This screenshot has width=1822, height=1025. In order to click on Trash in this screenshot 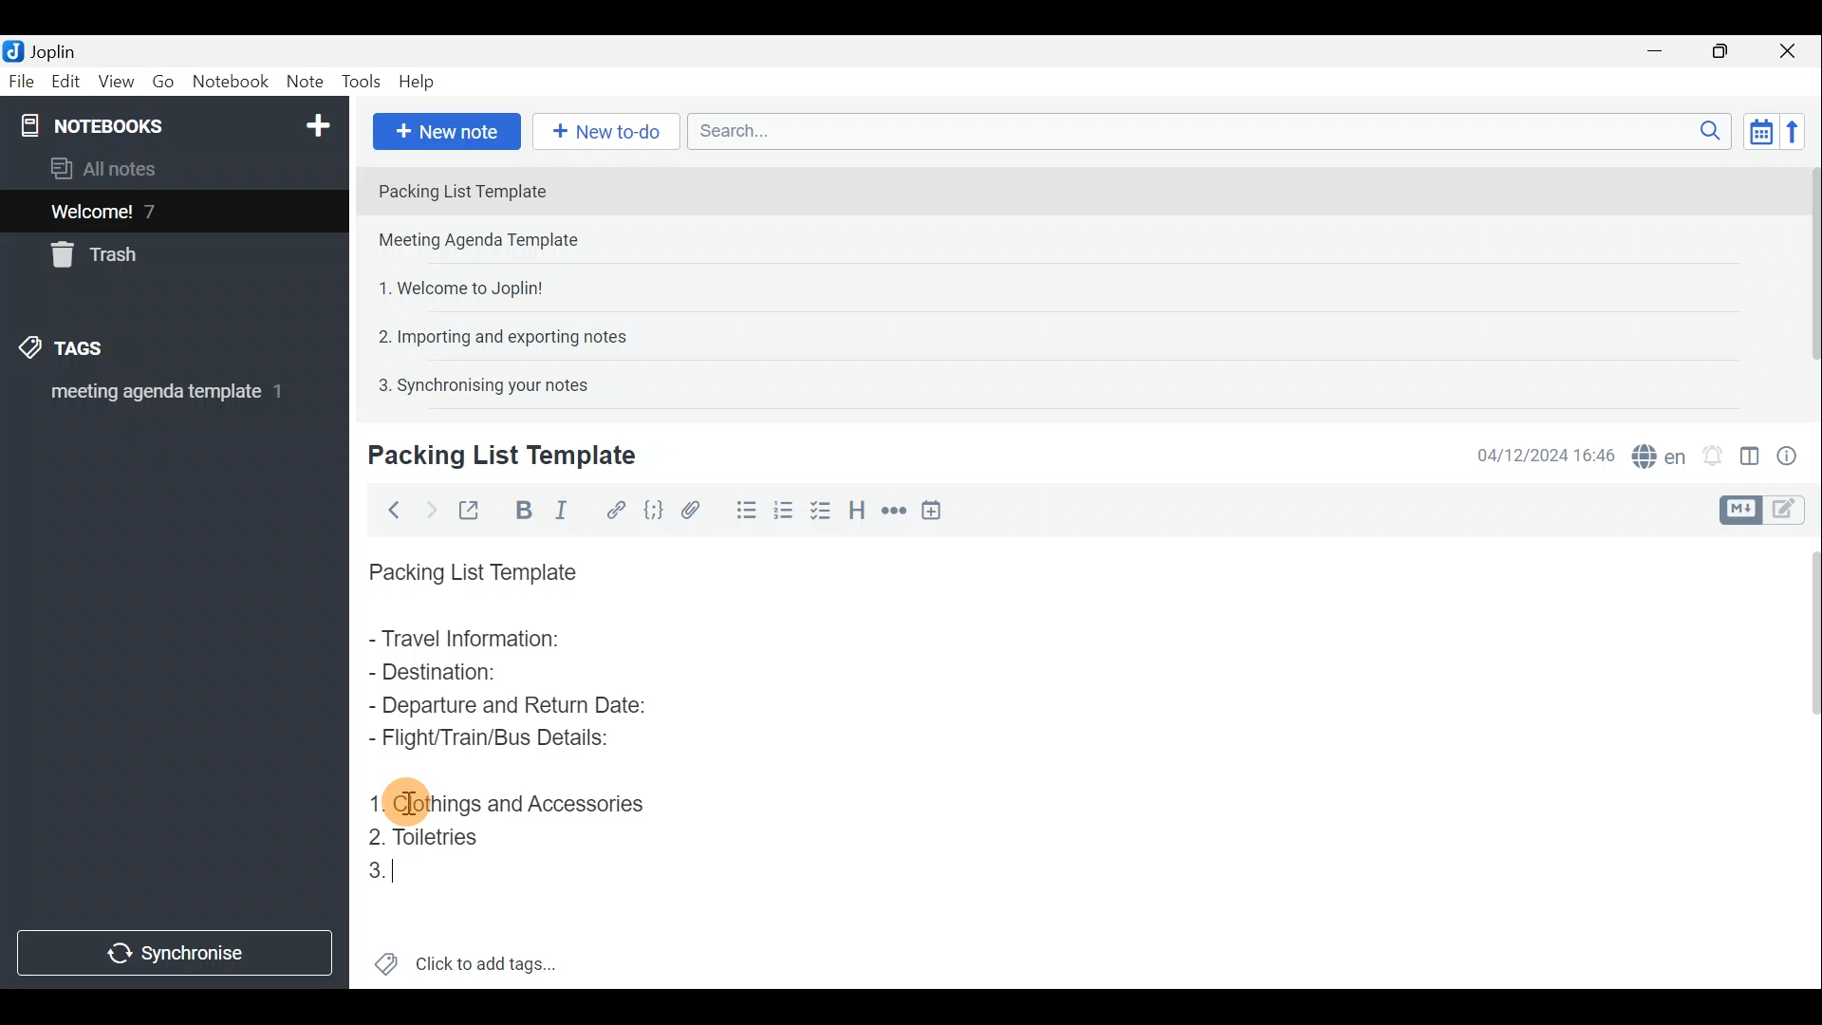, I will do `click(102, 258)`.